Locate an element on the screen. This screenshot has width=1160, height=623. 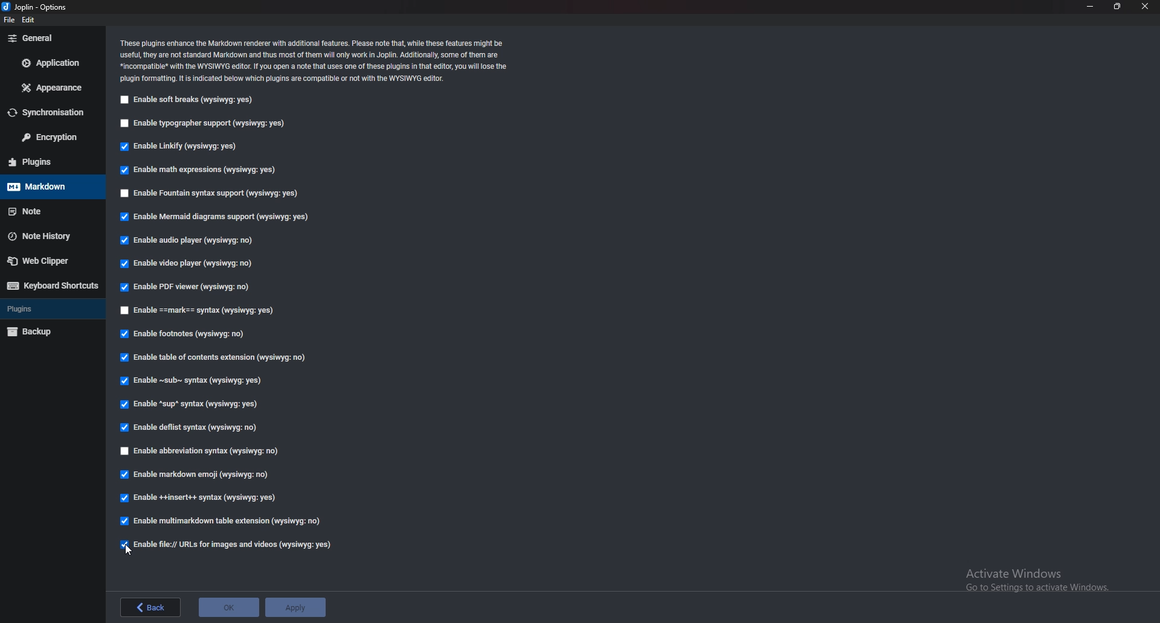
Activate Windows
Go to Settings to activate Windows. is located at coordinates (1033, 577).